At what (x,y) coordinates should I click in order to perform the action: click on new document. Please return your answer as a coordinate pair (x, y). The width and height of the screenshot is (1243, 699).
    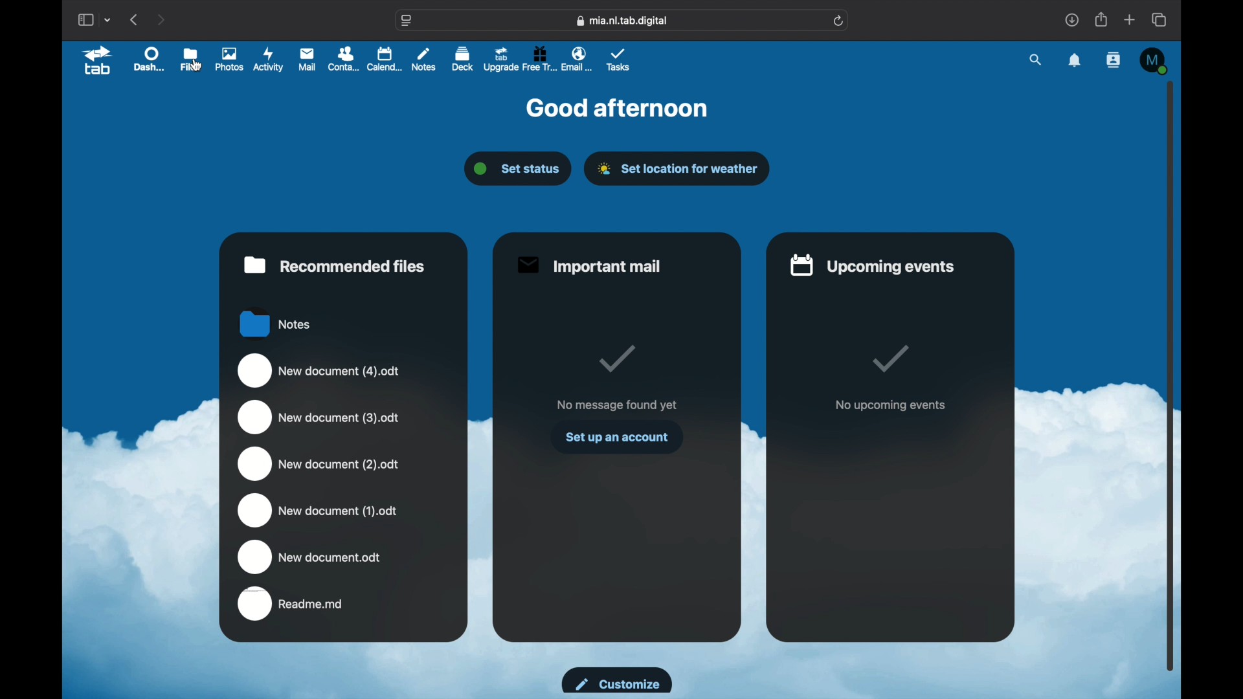
    Looking at the image, I should click on (320, 370).